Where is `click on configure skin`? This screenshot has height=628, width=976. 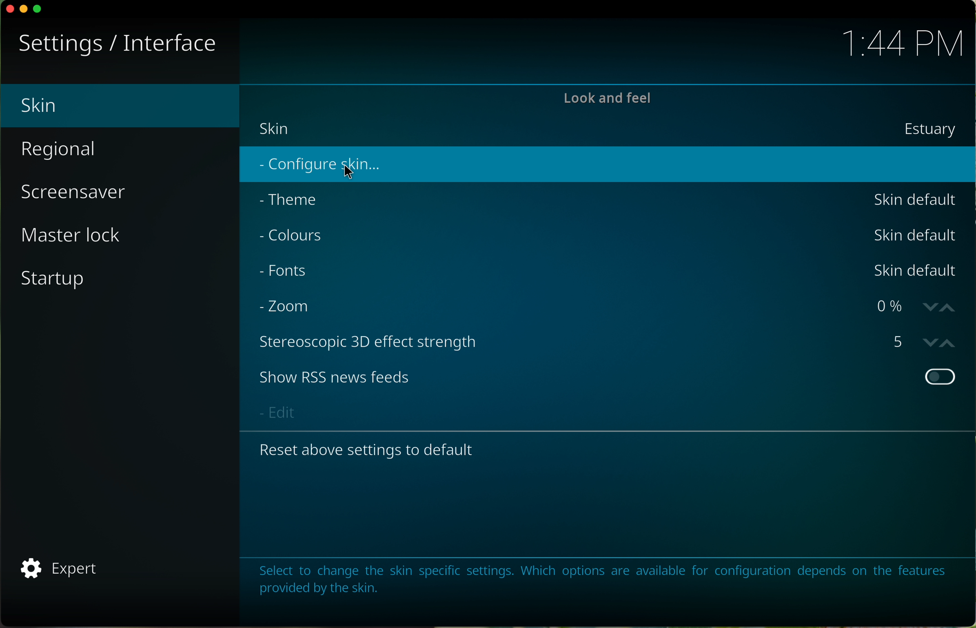
click on configure skin is located at coordinates (321, 166).